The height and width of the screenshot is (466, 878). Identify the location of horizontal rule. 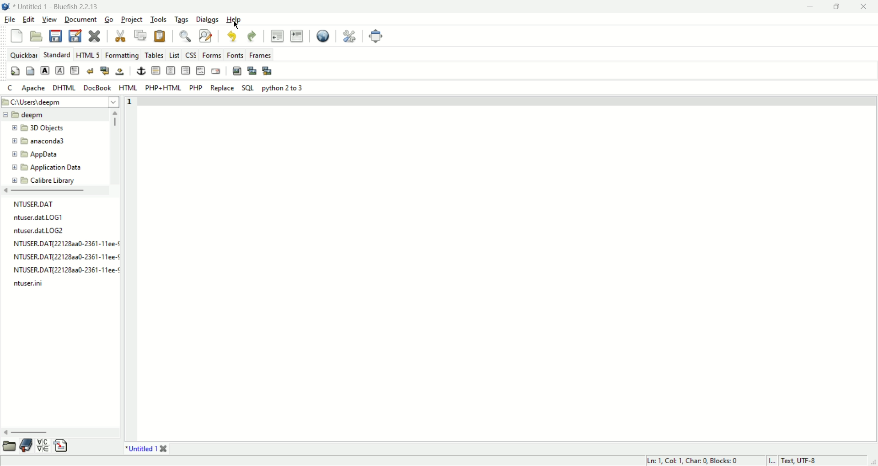
(156, 70).